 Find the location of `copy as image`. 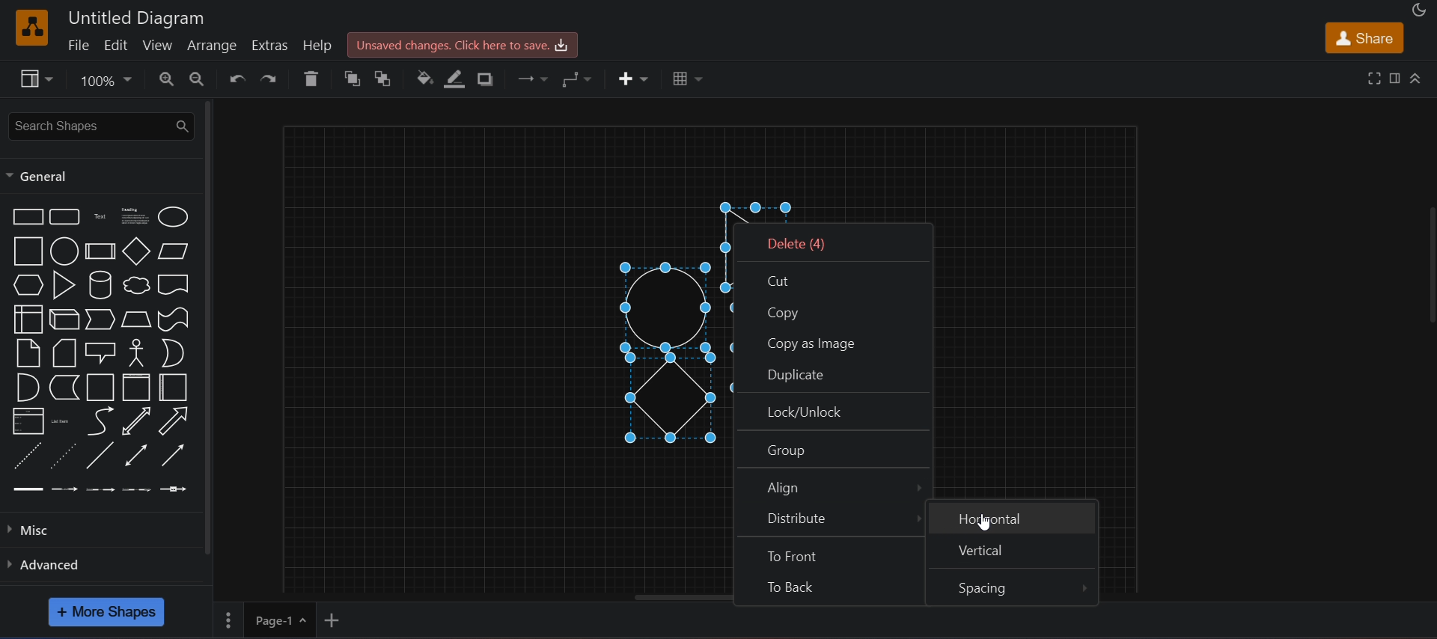

copy as image is located at coordinates (832, 339).